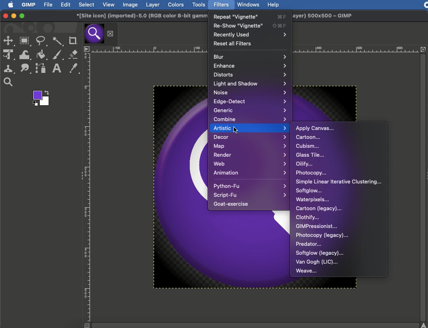  Describe the element at coordinates (42, 41) in the screenshot. I see `Freeform selection` at that location.